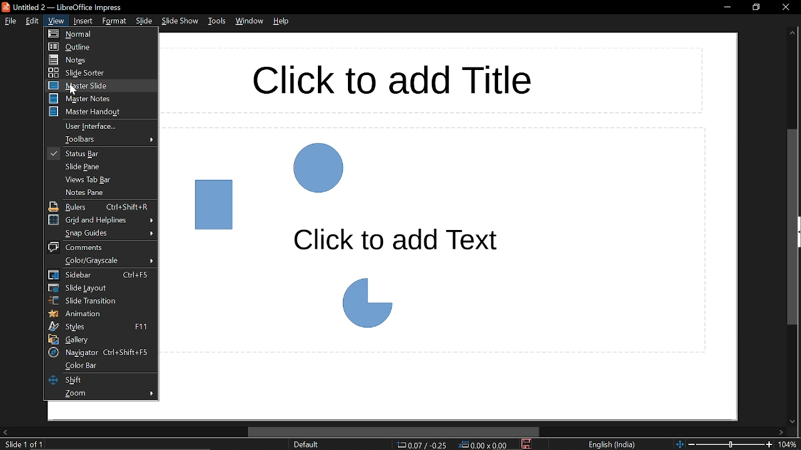 This screenshot has height=450, width=801. What do you see at coordinates (98, 326) in the screenshot?
I see `Styles` at bounding box center [98, 326].